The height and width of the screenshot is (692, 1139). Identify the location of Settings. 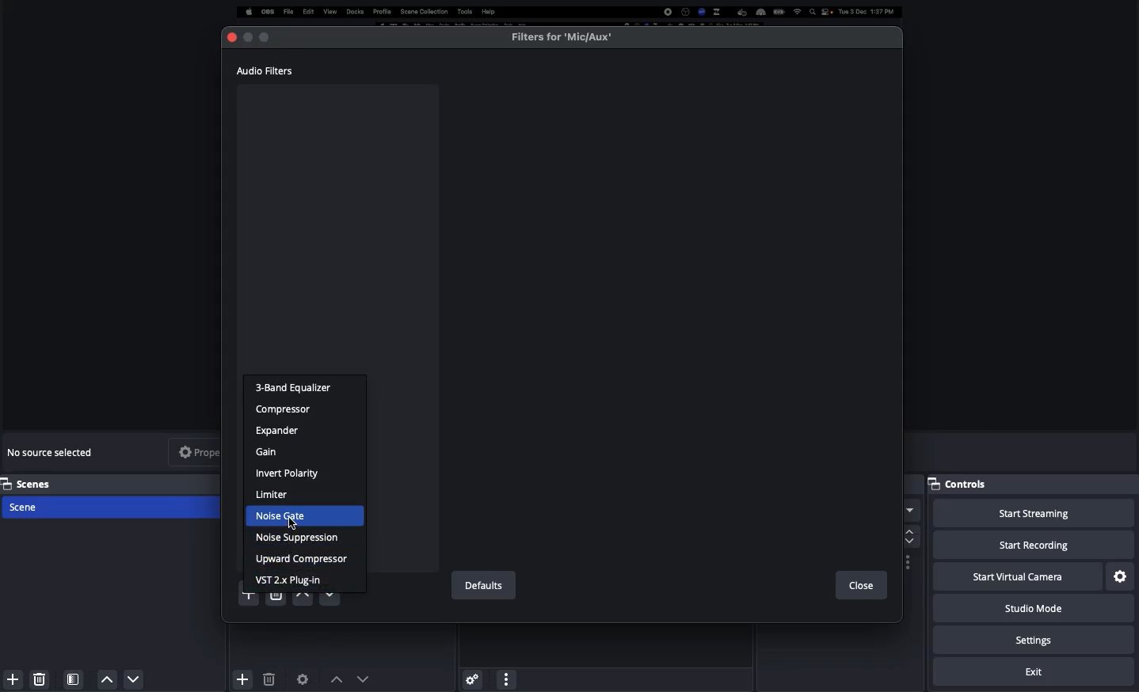
(1036, 641).